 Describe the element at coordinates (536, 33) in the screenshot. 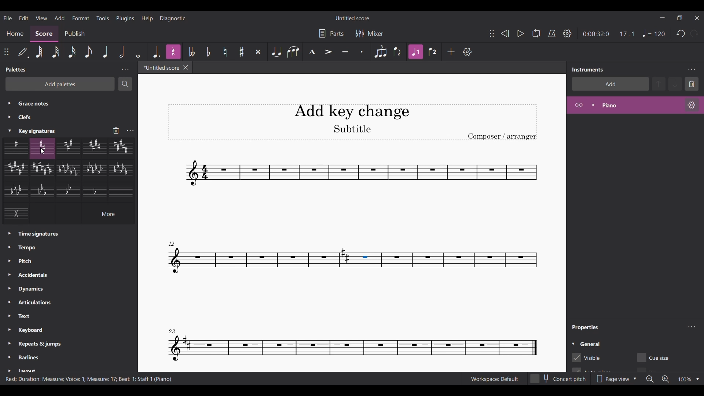

I see `Loop playback ` at that location.